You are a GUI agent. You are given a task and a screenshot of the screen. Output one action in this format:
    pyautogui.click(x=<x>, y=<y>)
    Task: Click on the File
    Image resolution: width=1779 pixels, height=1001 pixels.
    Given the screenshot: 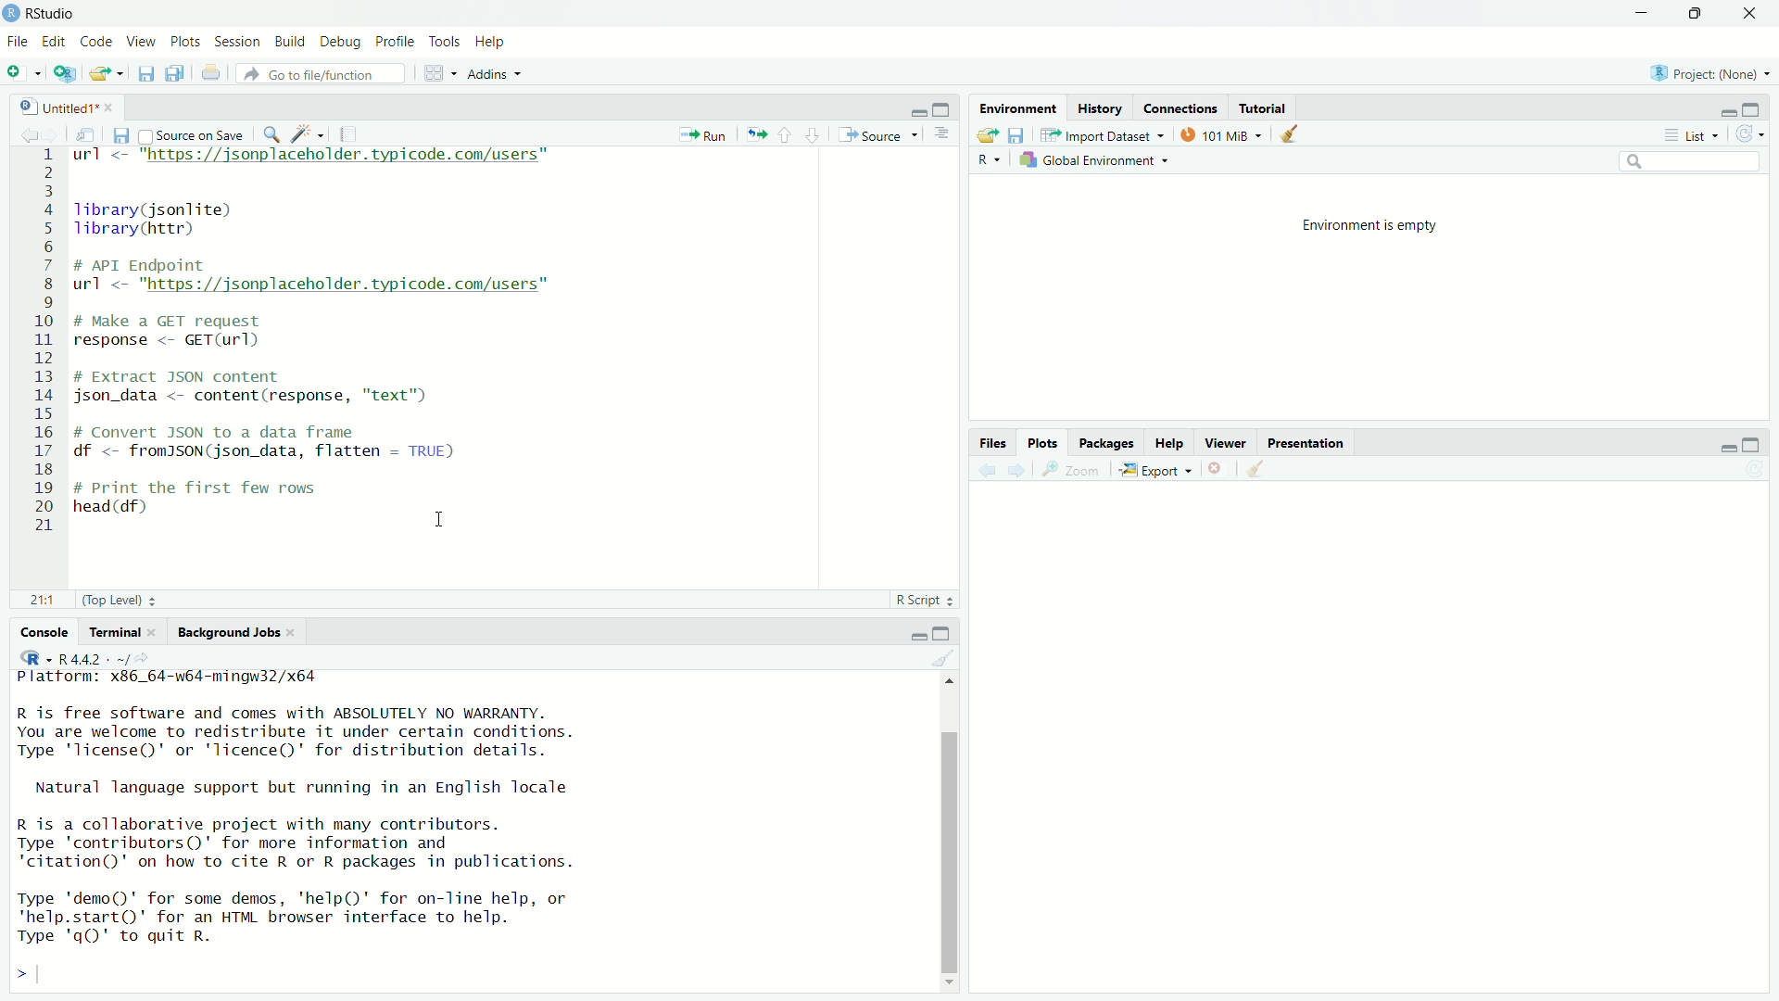 What is the action you would take?
    pyautogui.click(x=19, y=41)
    